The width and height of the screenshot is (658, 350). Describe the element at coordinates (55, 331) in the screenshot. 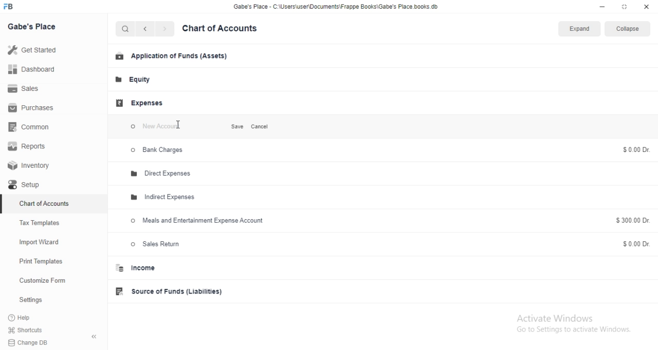

I see `Shortcuts` at that location.